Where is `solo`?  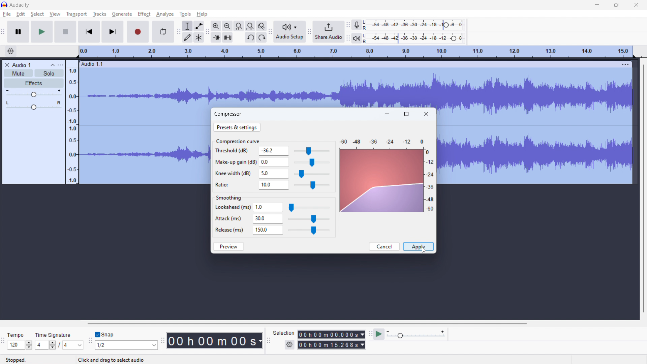
solo is located at coordinates (49, 73).